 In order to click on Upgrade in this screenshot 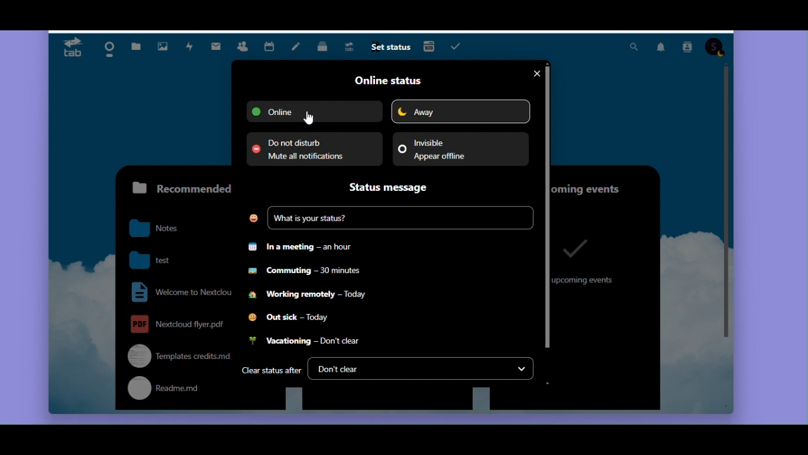, I will do `click(352, 47)`.